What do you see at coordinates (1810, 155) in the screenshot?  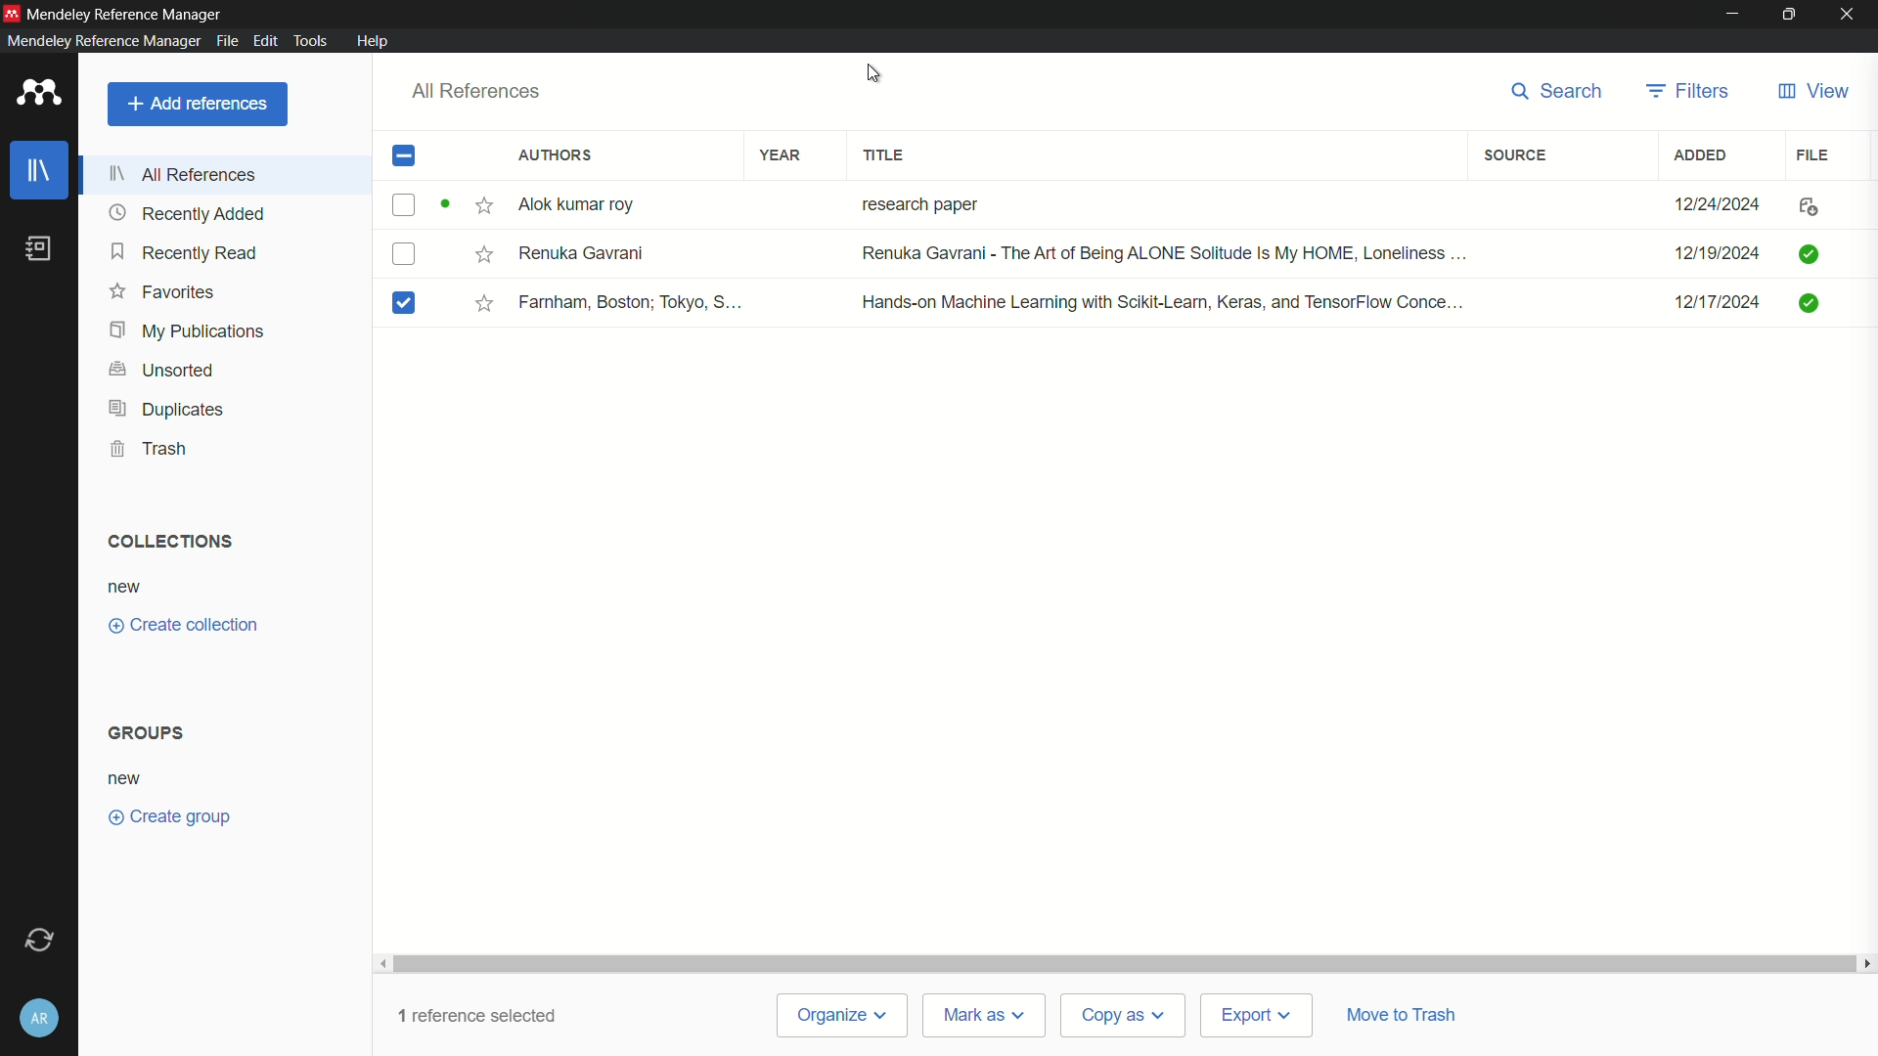 I see `file` at bounding box center [1810, 155].